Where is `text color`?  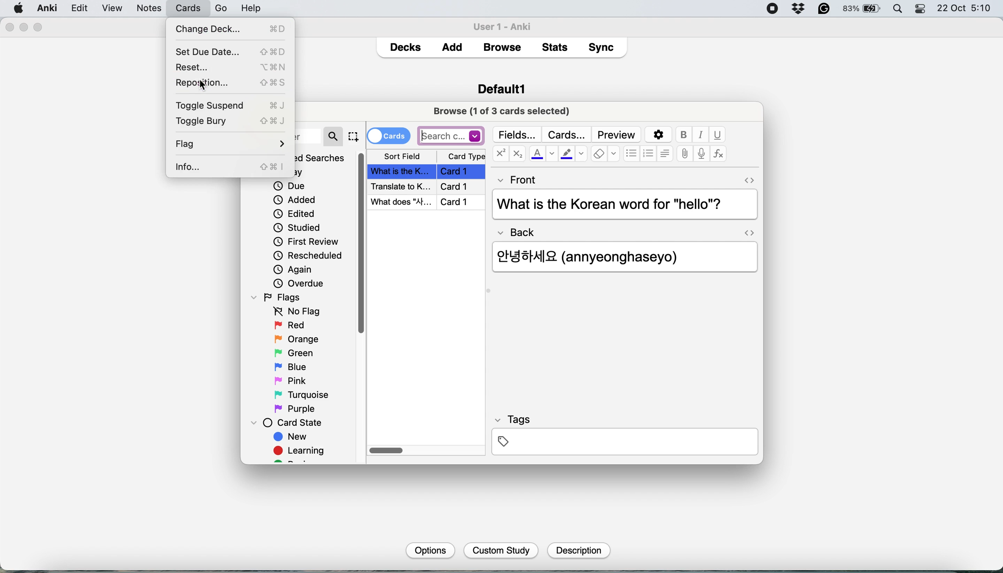
text color is located at coordinates (542, 153).